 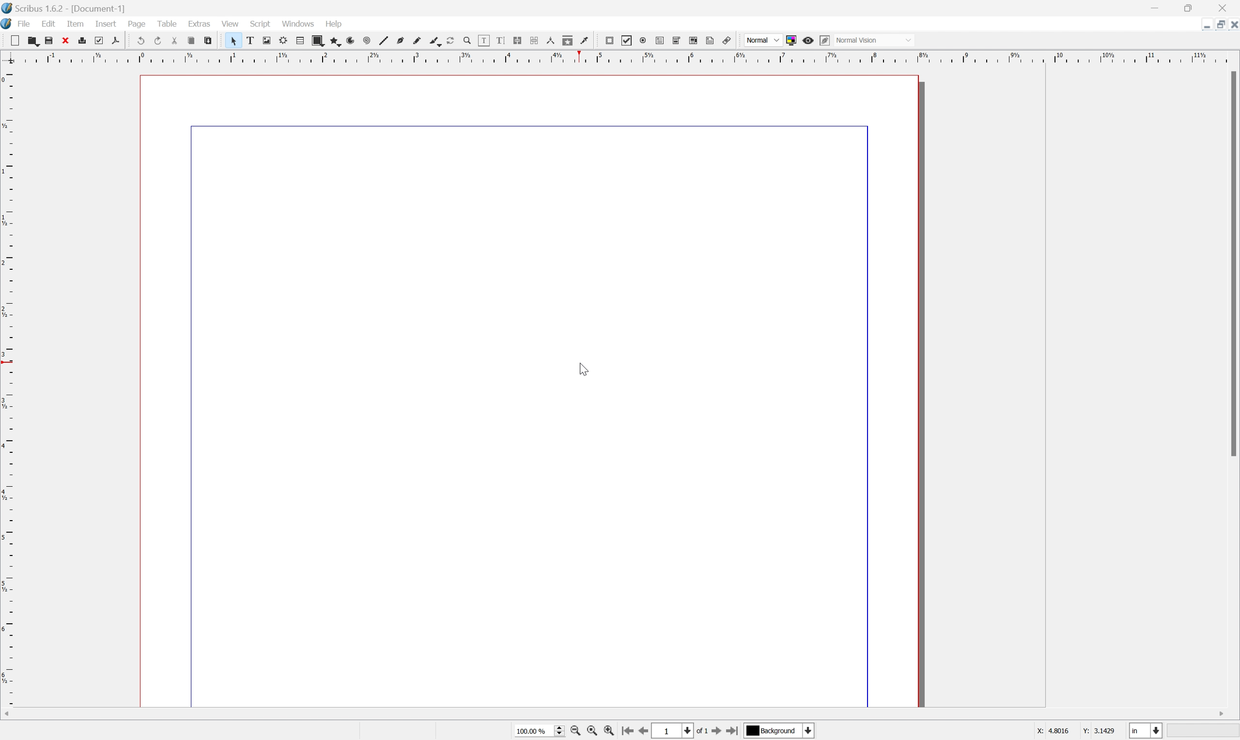 What do you see at coordinates (48, 23) in the screenshot?
I see `edit` at bounding box center [48, 23].